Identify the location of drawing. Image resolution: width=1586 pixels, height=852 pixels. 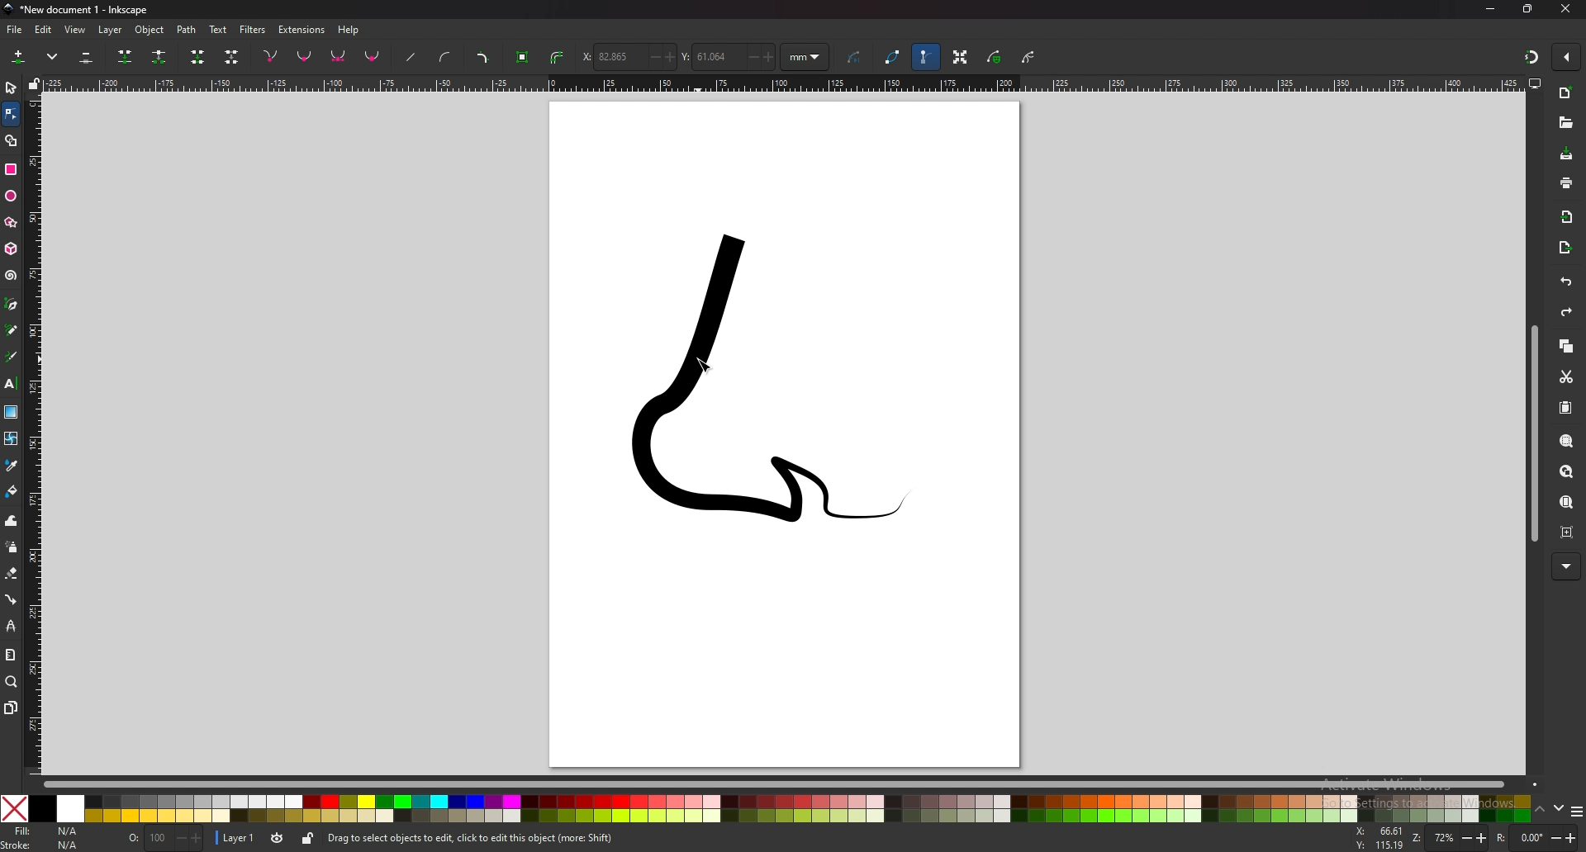
(781, 376).